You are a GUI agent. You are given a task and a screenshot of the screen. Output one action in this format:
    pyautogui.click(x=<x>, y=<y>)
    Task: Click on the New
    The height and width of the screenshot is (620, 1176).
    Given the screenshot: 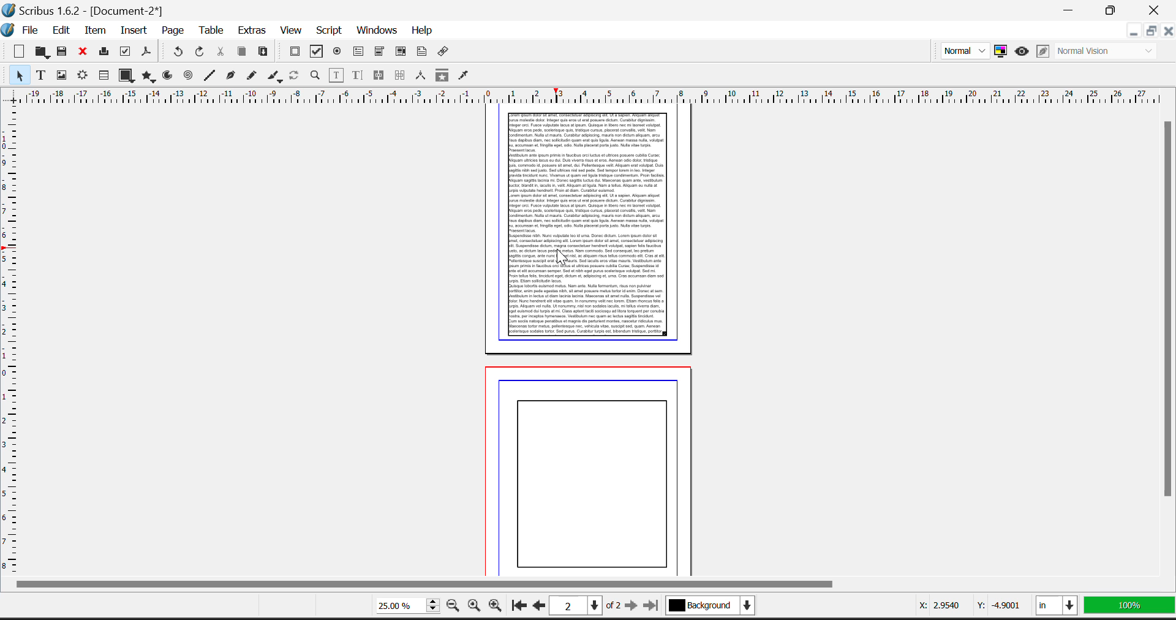 What is the action you would take?
    pyautogui.click(x=15, y=52)
    